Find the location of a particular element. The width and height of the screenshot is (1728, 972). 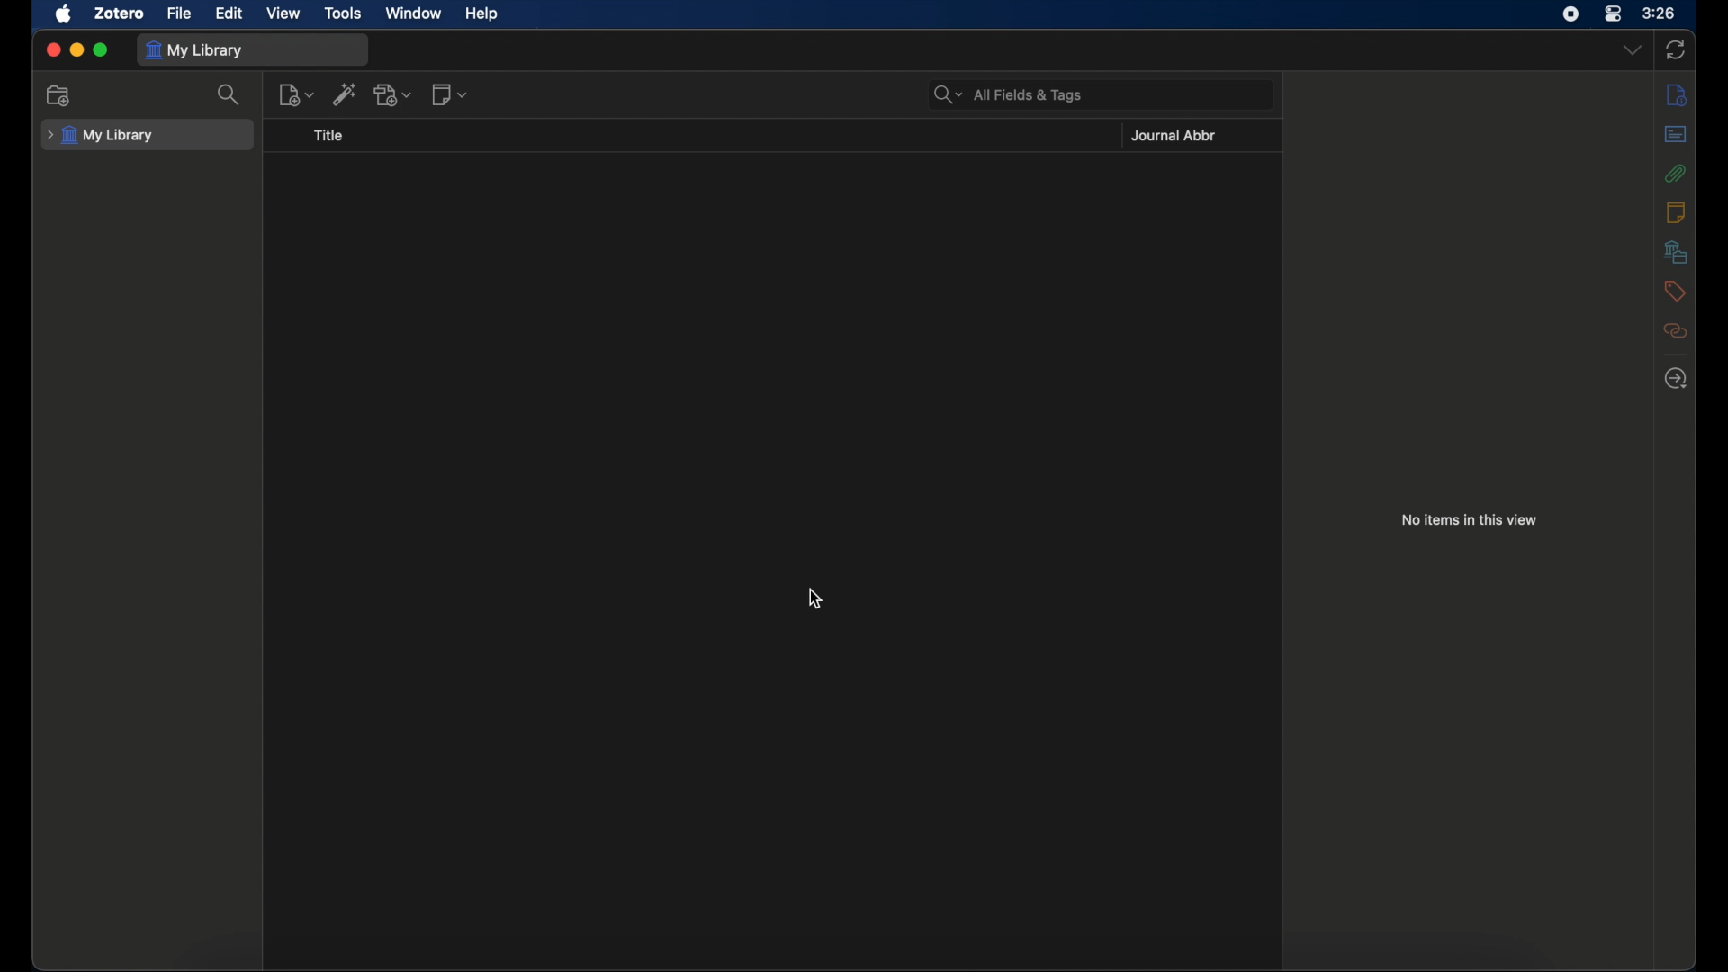

window is located at coordinates (412, 13).